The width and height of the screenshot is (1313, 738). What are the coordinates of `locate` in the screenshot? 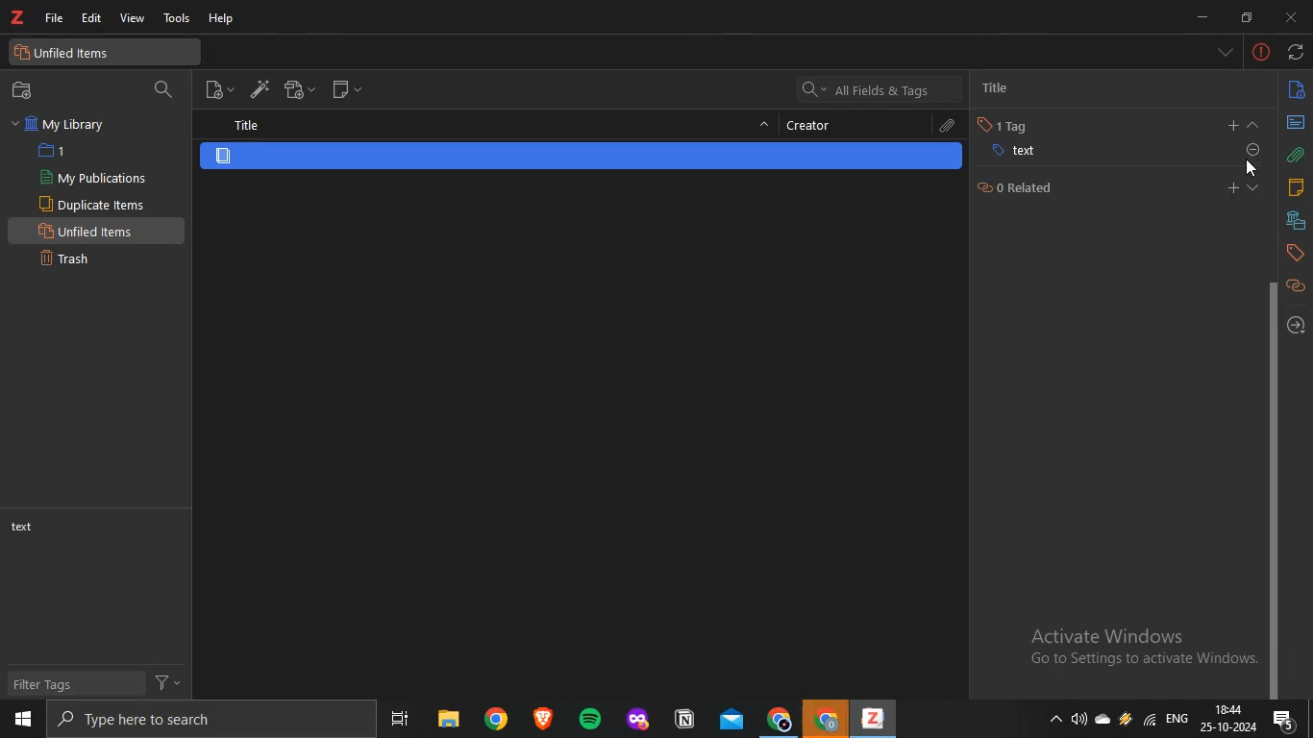 It's located at (1296, 324).